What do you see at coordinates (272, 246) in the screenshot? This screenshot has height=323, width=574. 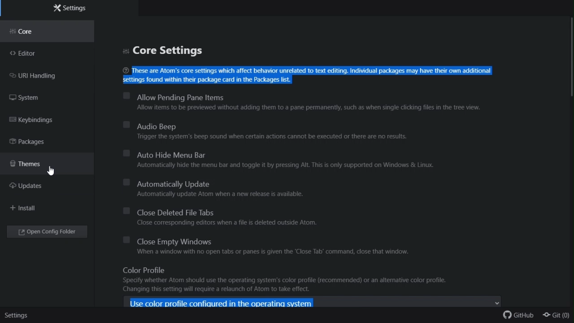 I see `Close empty Windows` at bounding box center [272, 246].